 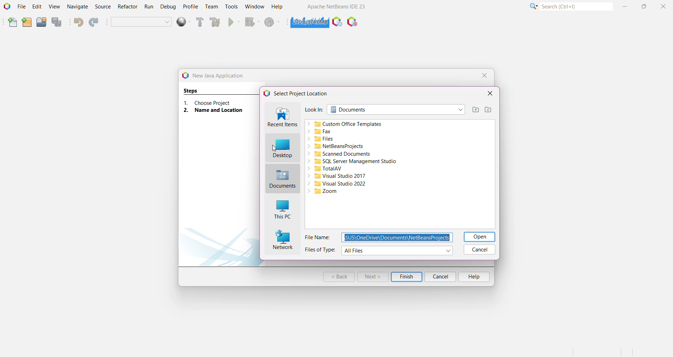 What do you see at coordinates (314, 110) in the screenshot?
I see `Look In` at bounding box center [314, 110].